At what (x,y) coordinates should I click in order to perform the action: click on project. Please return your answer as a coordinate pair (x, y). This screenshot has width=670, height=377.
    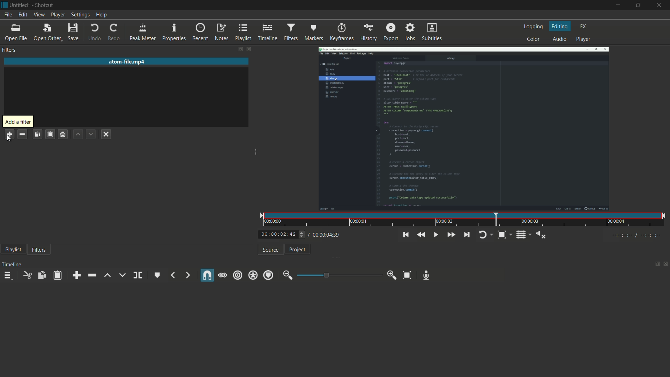
    Looking at the image, I should click on (297, 250).